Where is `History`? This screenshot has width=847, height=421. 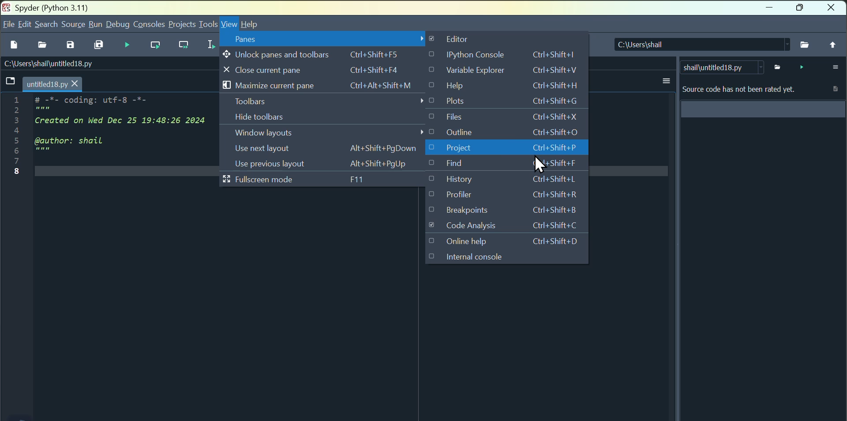 History is located at coordinates (511, 180).